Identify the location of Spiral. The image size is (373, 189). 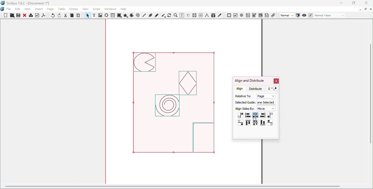
(138, 16).